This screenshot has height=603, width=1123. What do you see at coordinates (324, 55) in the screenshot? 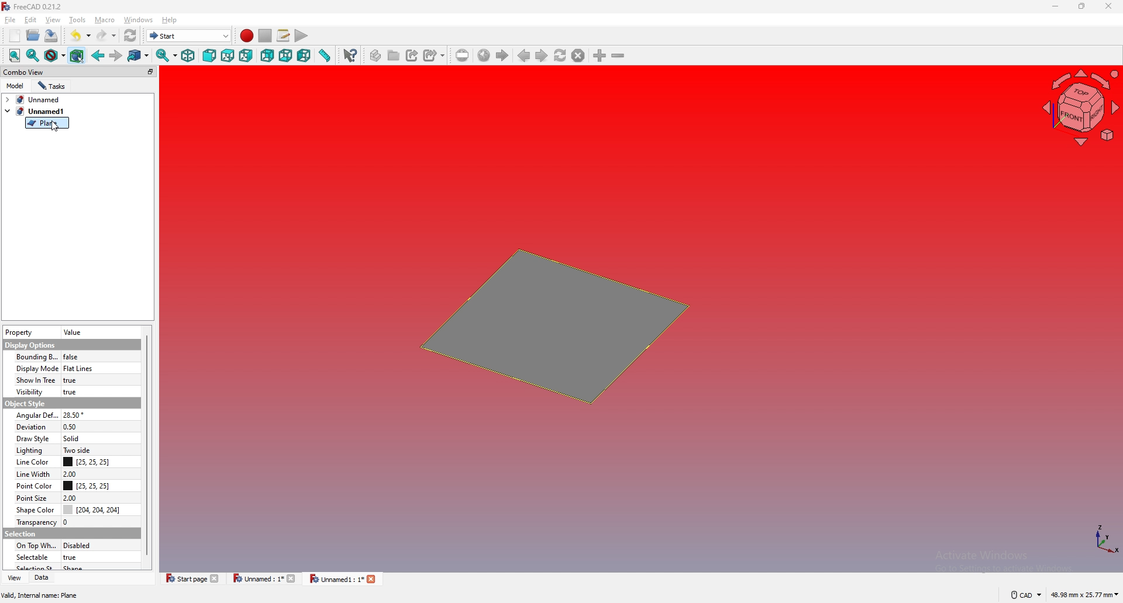
I see `measure distance` at bounding box center [324, 55].